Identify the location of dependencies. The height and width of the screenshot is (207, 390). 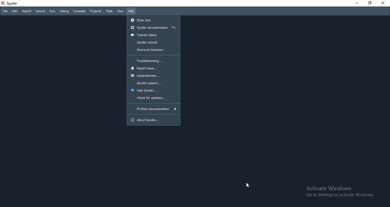
(153, 76).